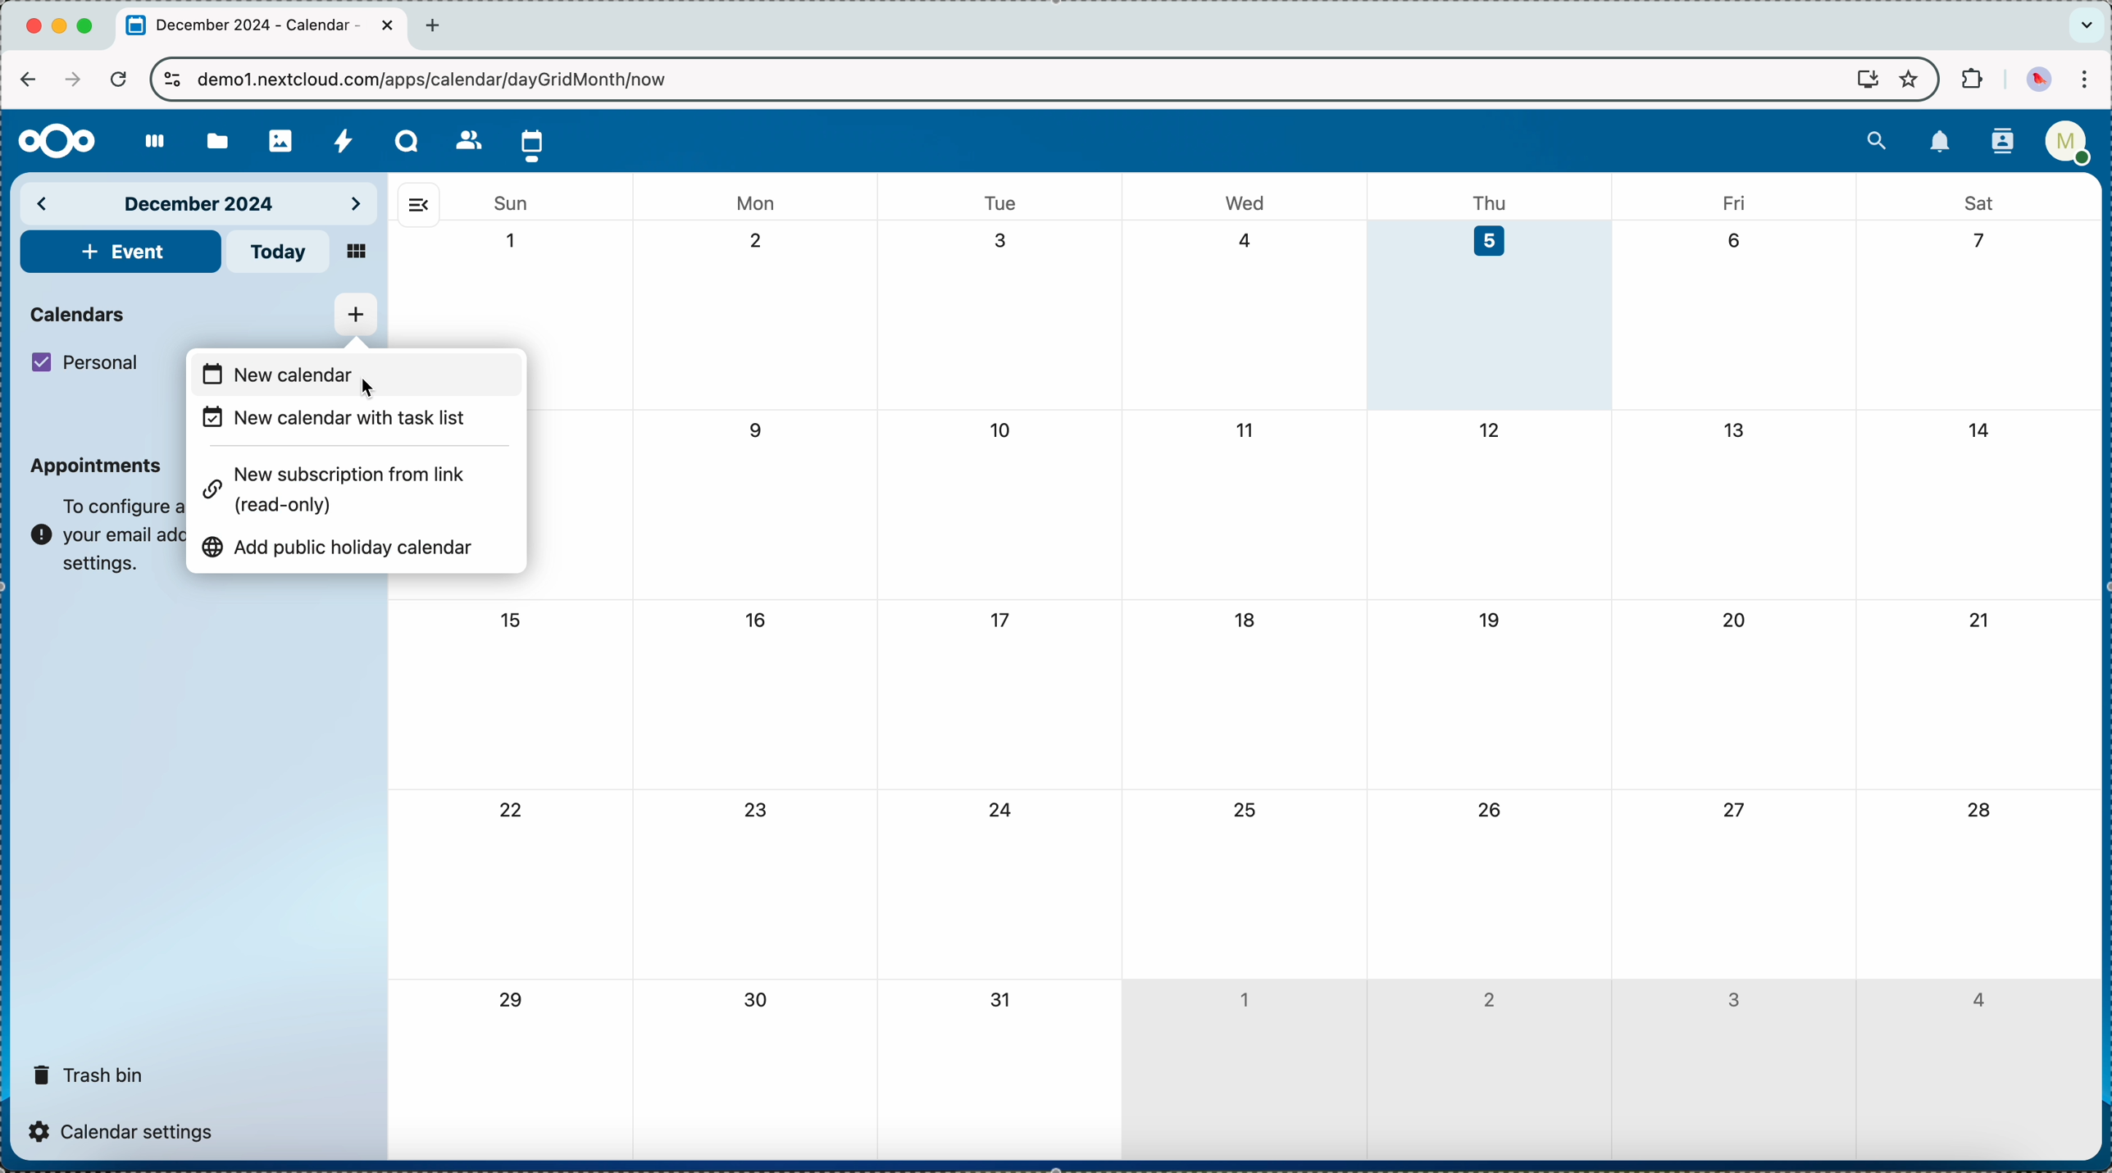  I want to click on 3, so click(1733, 1001).